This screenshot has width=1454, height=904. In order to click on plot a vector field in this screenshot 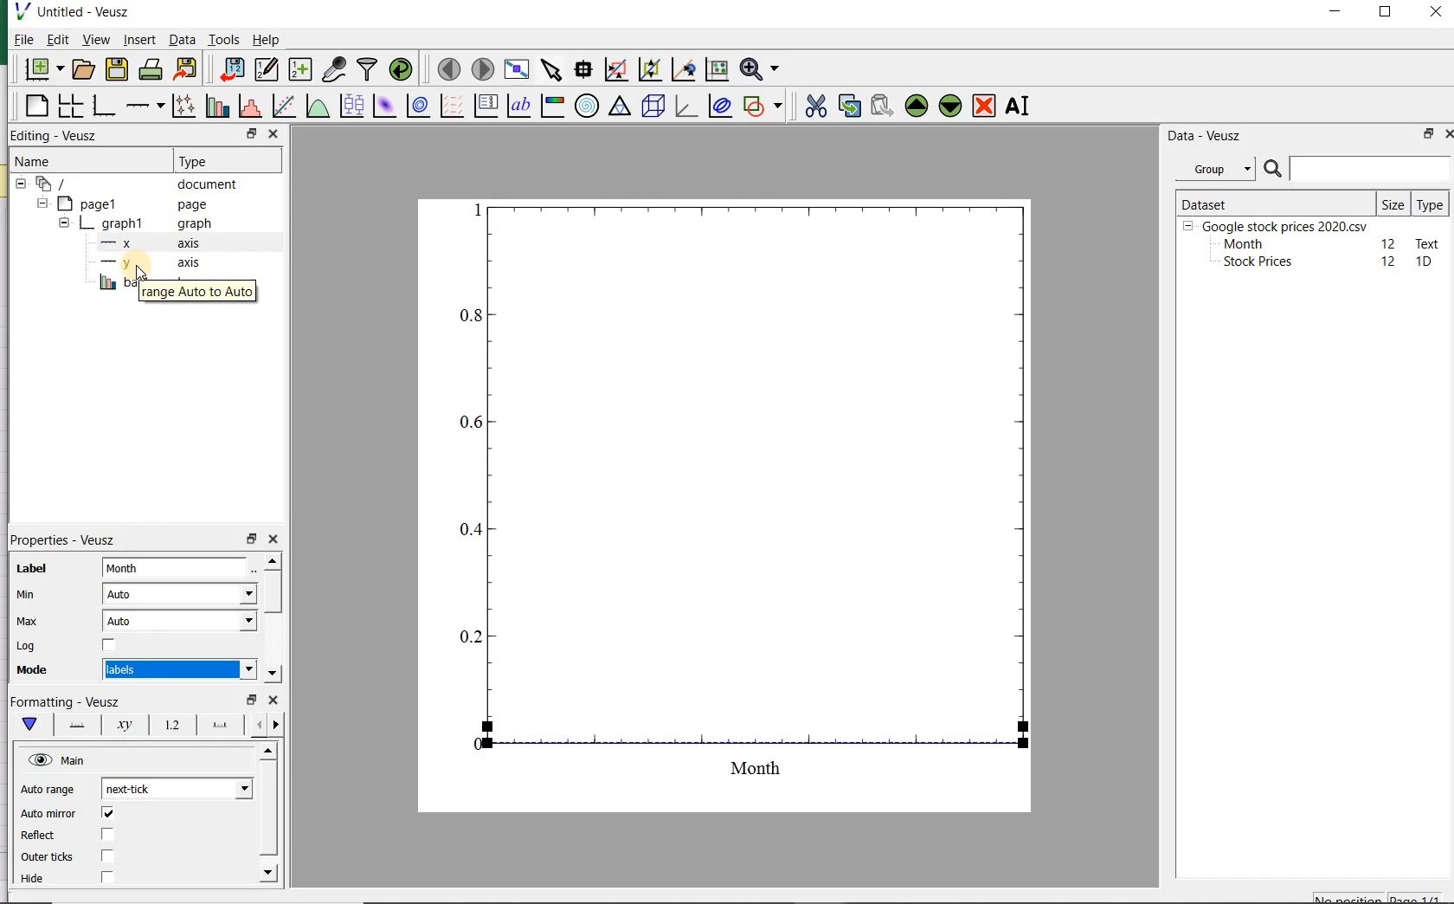, I will do `click(449, 107)`.